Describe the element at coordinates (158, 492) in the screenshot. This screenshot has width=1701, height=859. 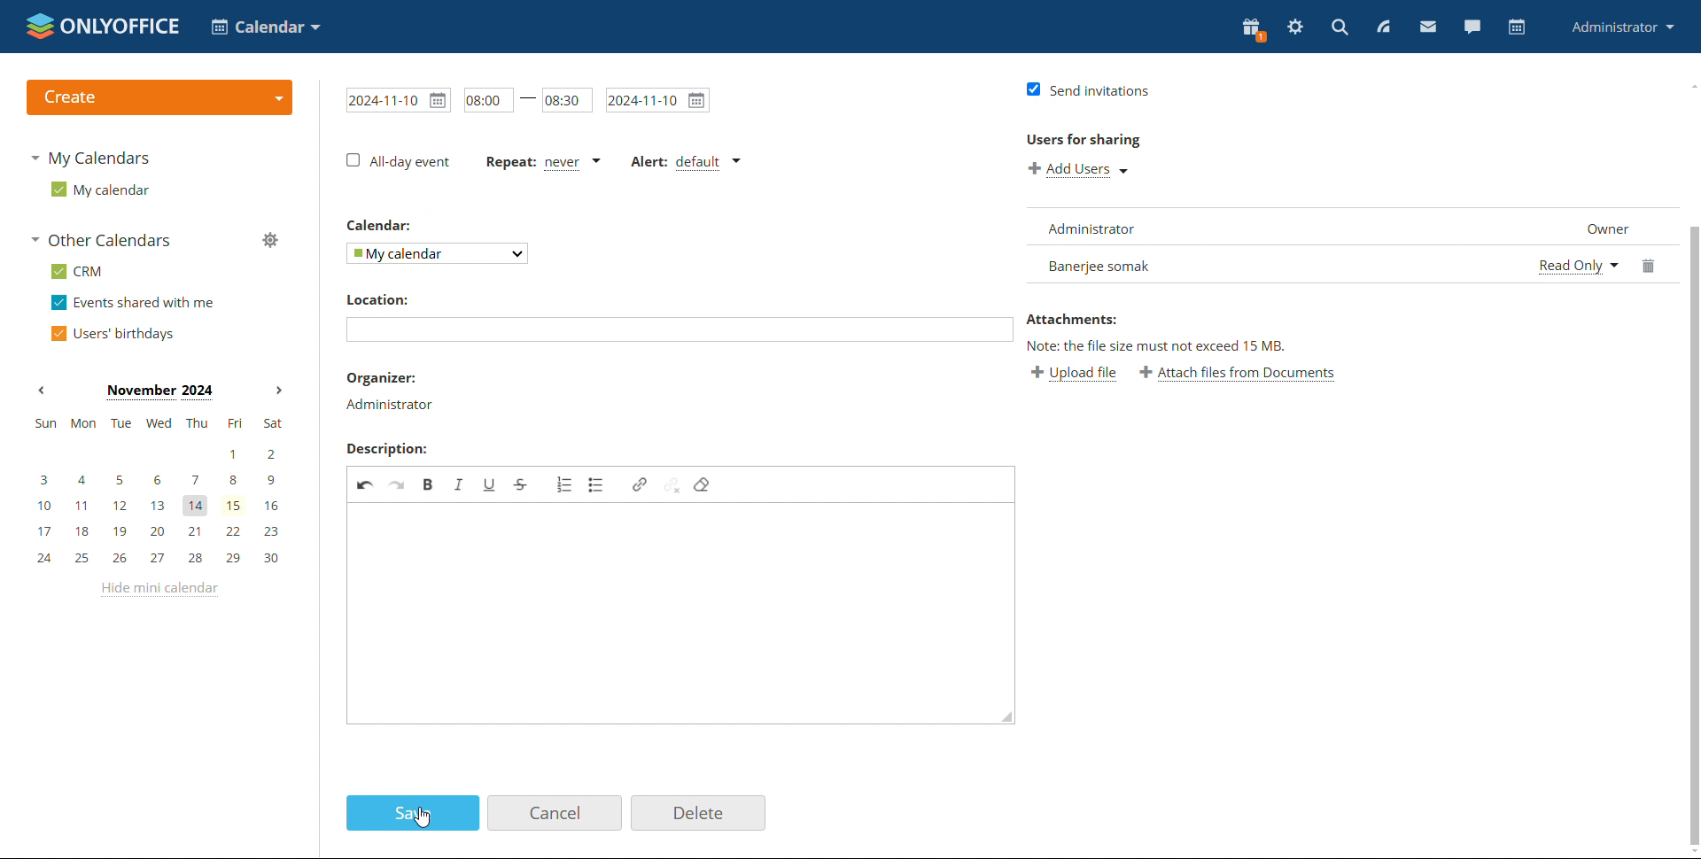
I see `mini calendar` at that location.